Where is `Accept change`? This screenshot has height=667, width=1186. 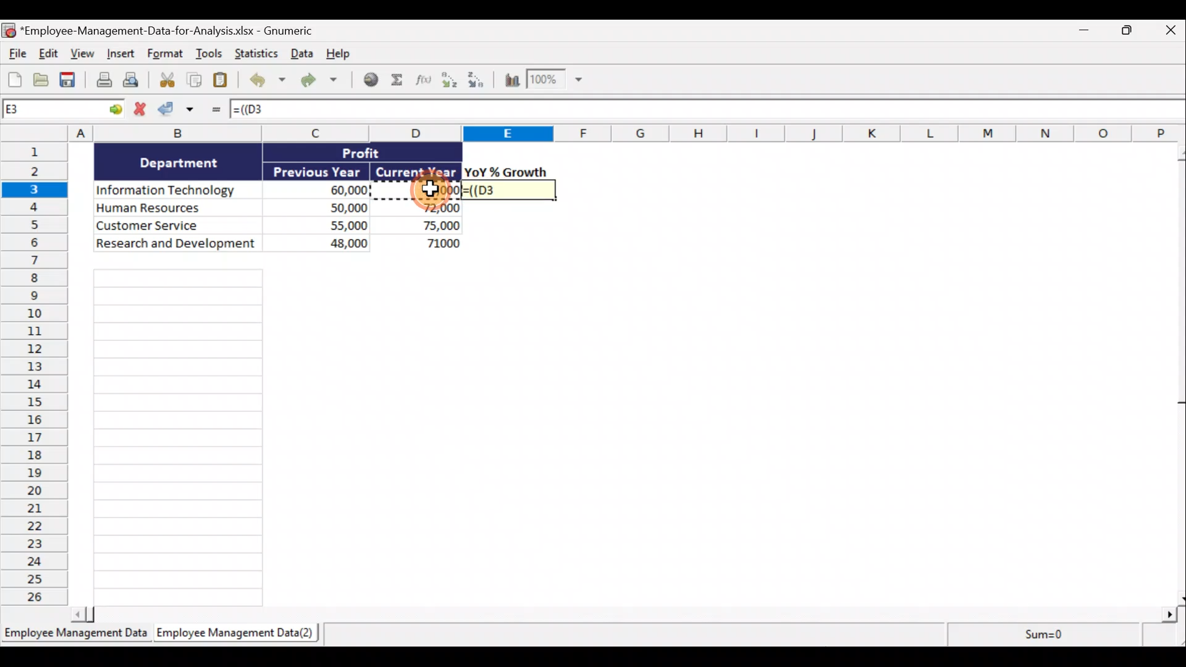
Accept change is located at coordinates (180, 112).